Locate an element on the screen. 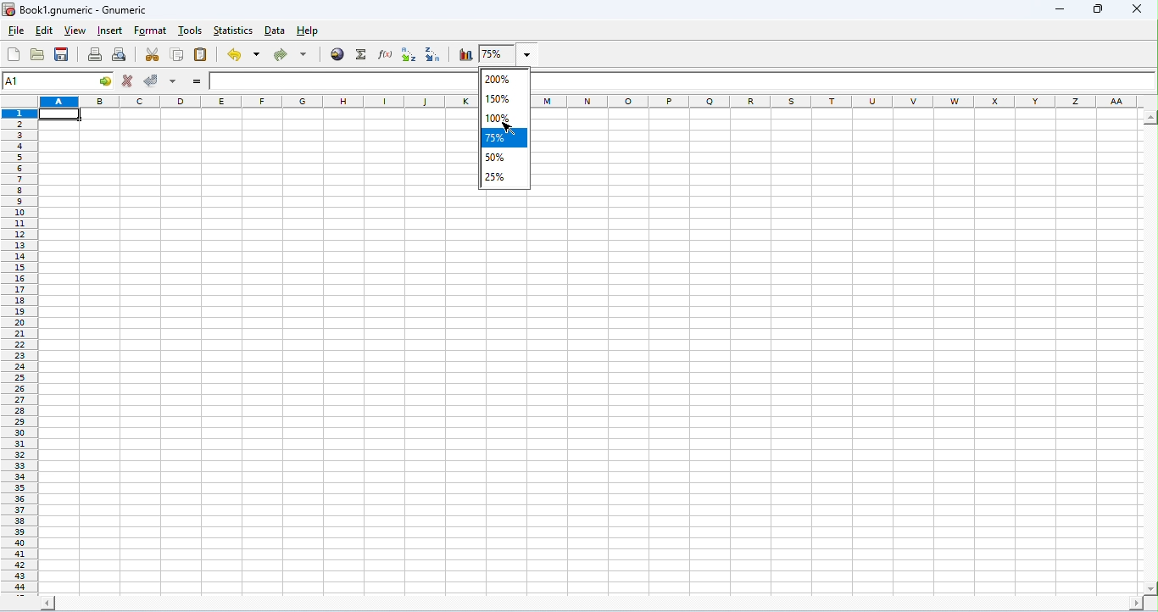  accept multiple changes is located at coordinates (174, 82).